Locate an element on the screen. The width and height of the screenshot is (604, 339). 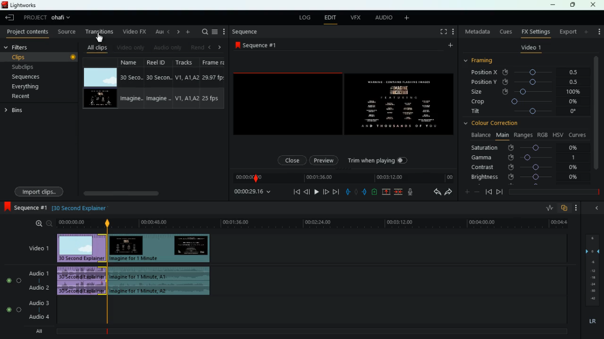
more is located at coordinates (224, 32).